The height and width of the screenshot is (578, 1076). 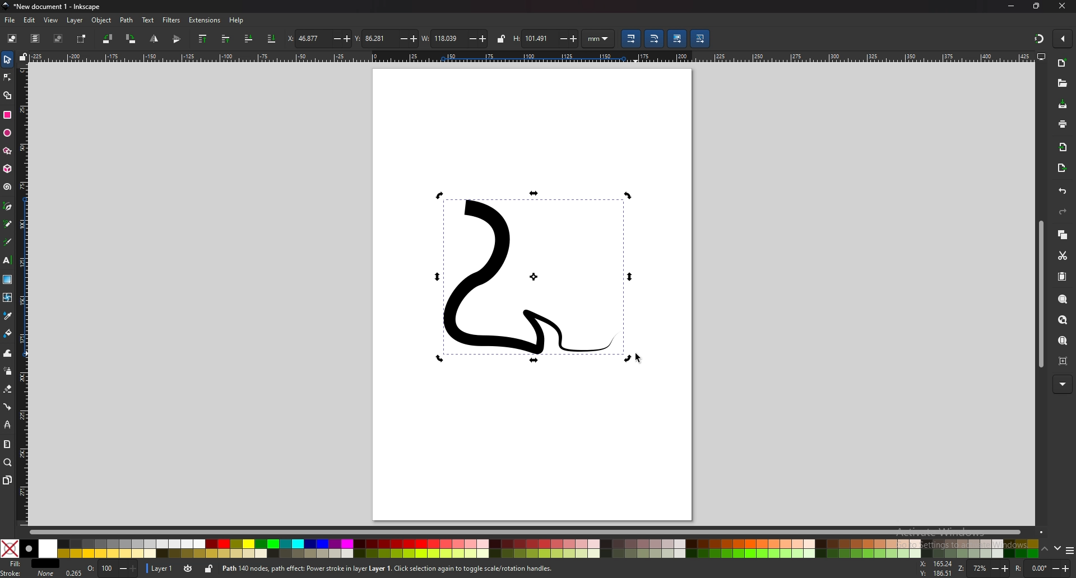 I want to click on copy, so click(x=1063, y=235).